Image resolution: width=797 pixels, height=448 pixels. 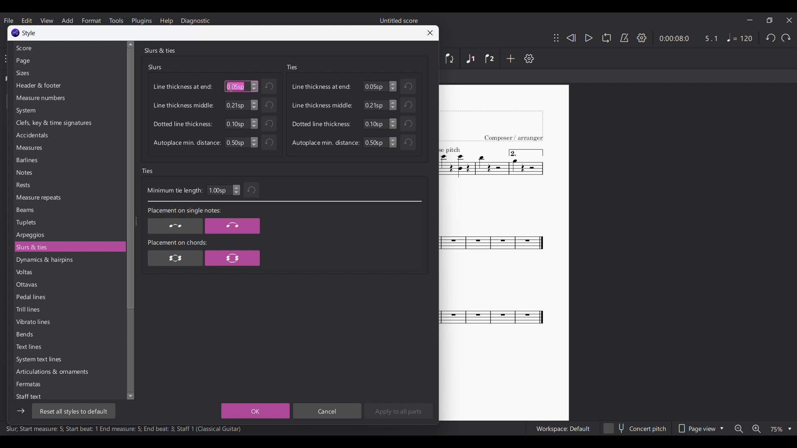 What do you see at coordinates (269, 124) in the screenshot?
I see `Undo` at bounding box center [269, 124].